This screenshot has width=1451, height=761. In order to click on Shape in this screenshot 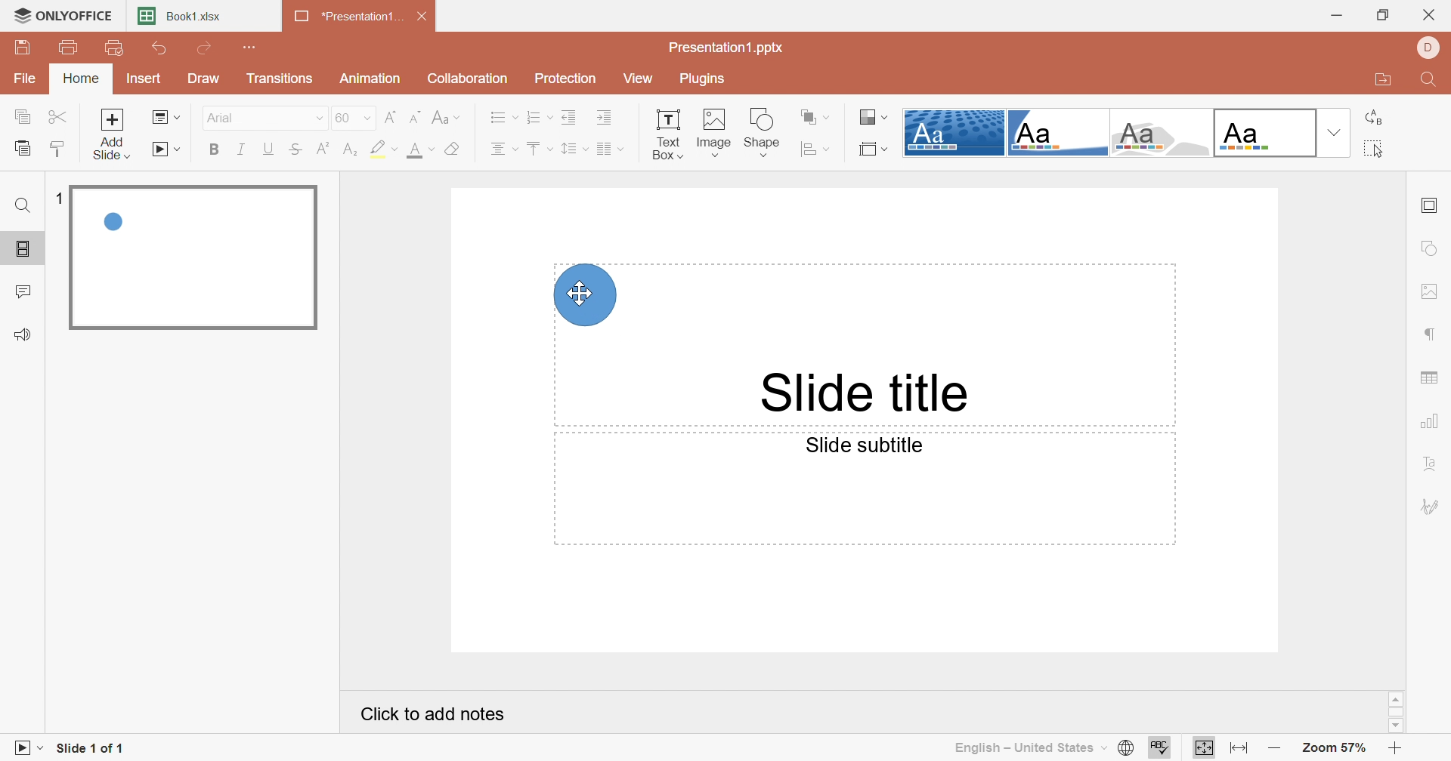, I will do `click(585, 294)`.